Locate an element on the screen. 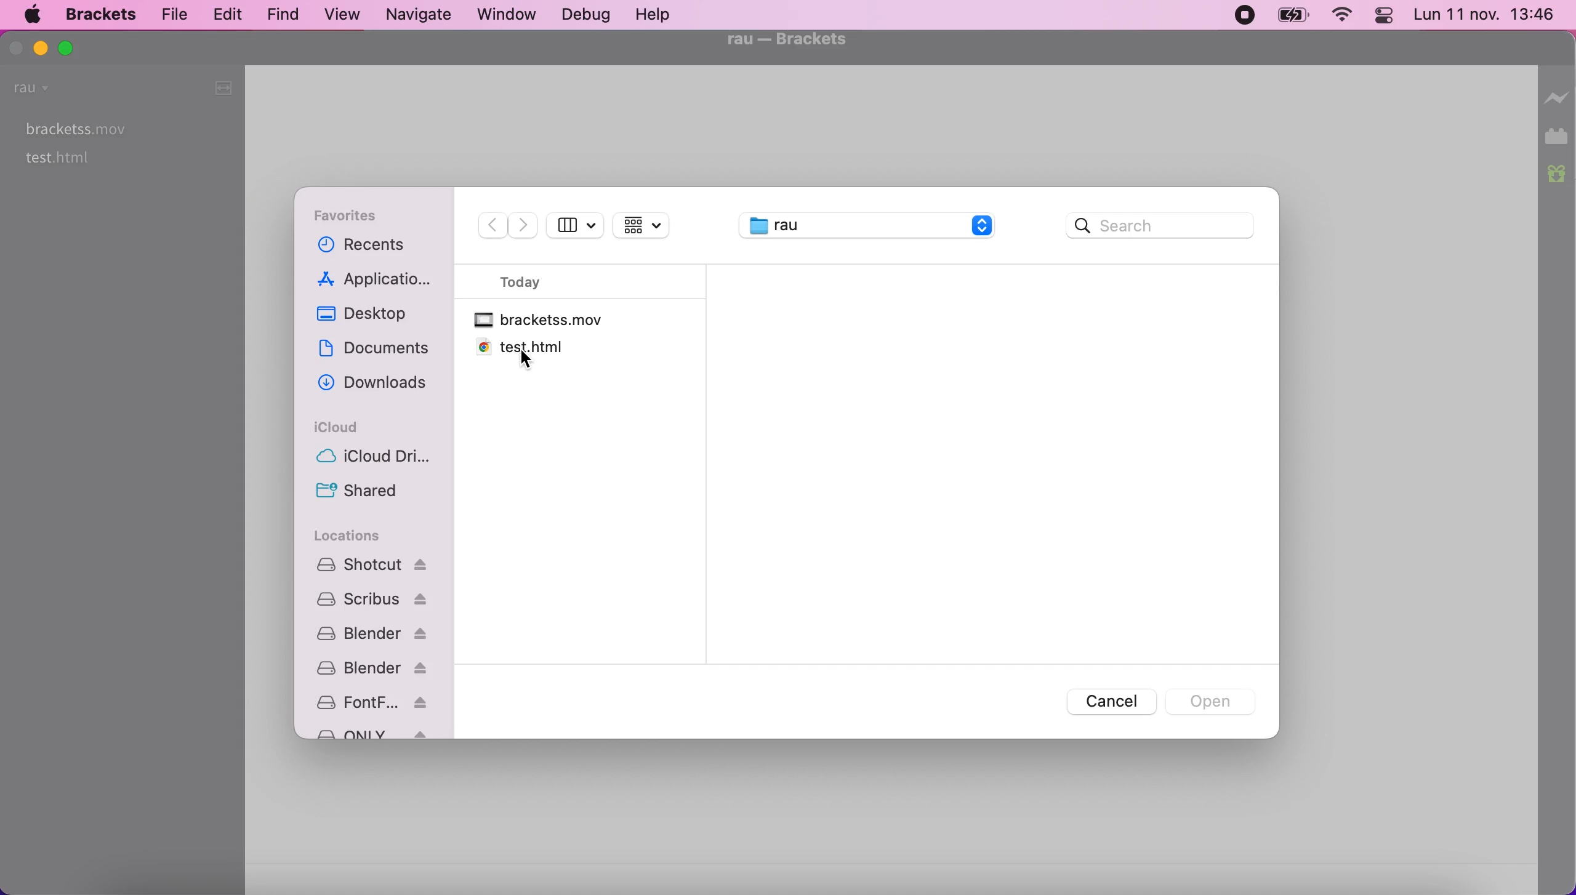  folders is located at coordinates (869, 228).